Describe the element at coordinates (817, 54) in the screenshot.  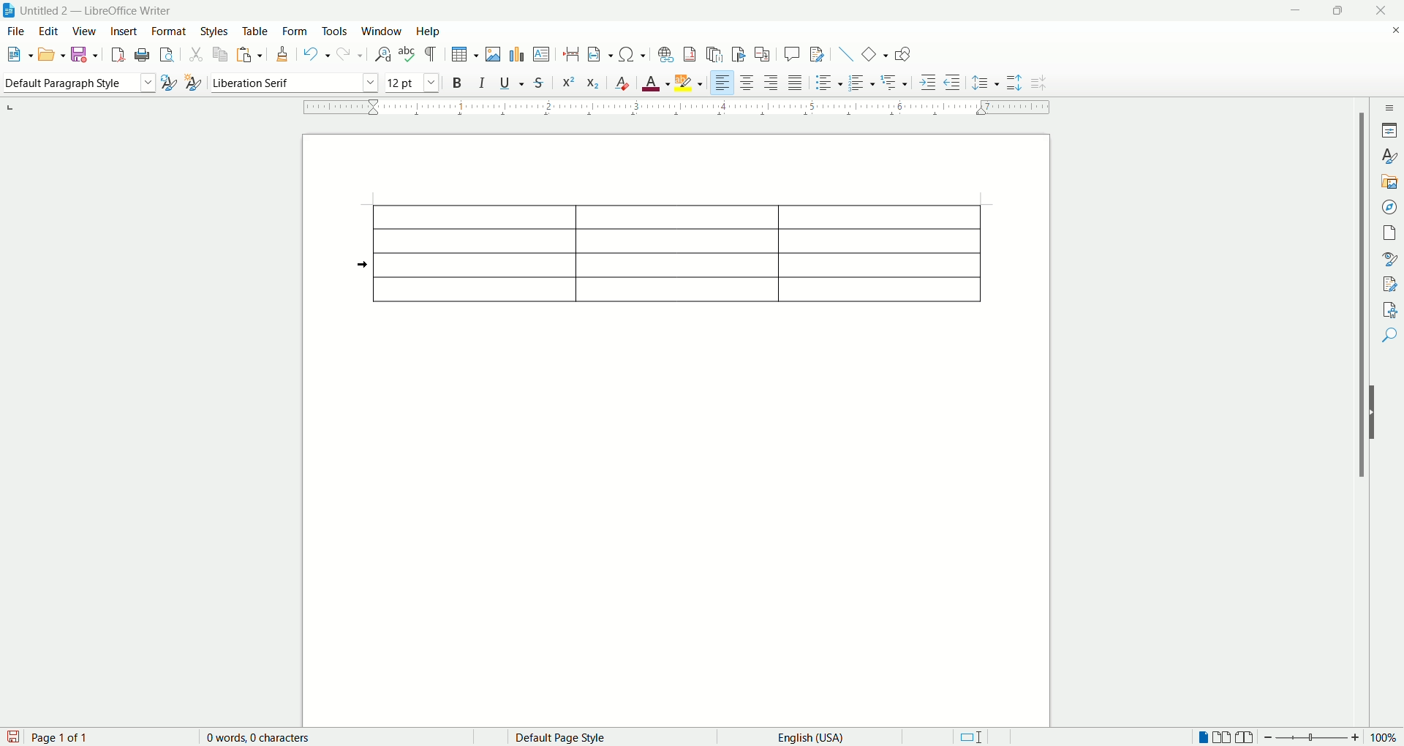
I see `show track changes` at that location.